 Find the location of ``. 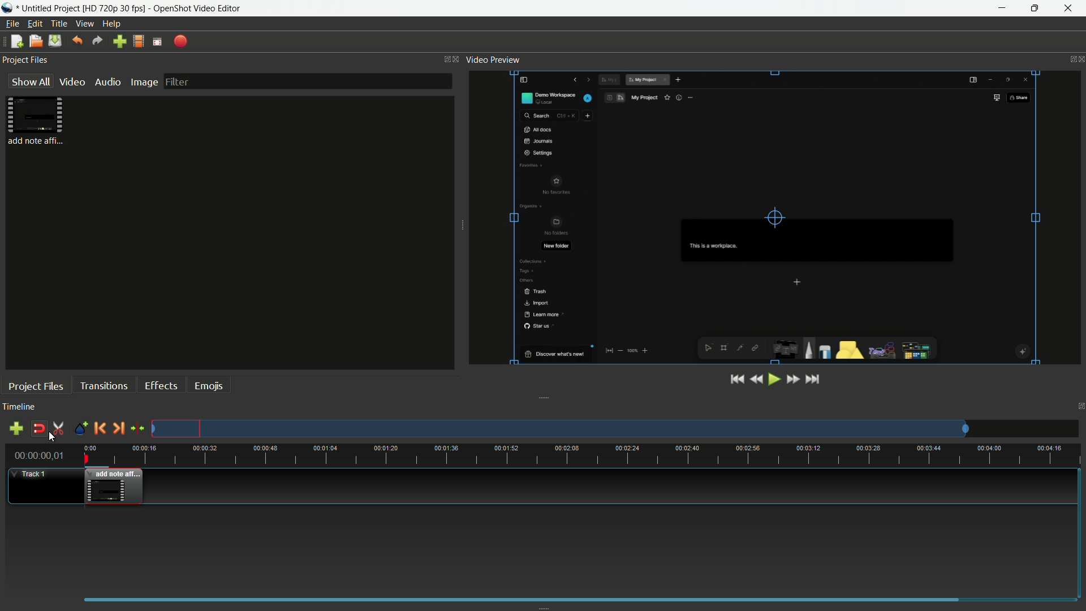

 is located at coordinates (161, 385).